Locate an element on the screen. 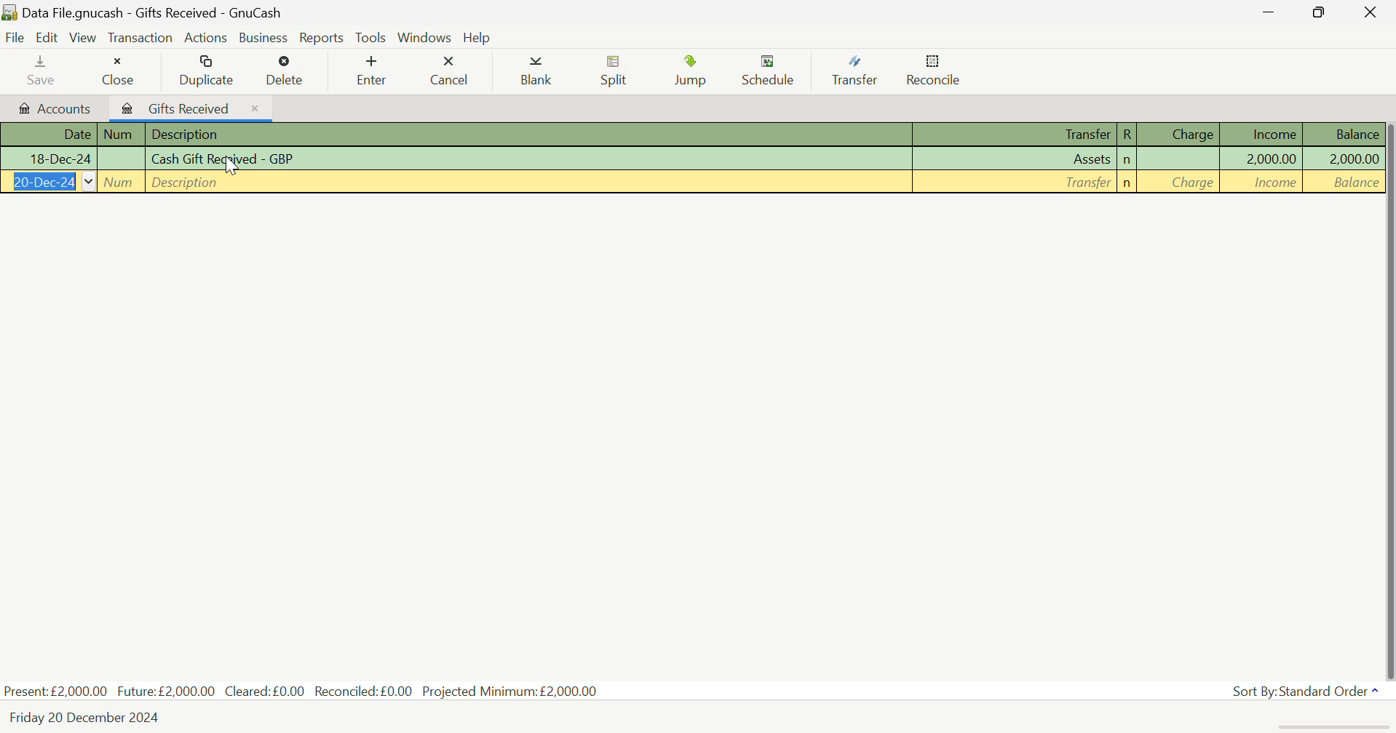  Assets is located at coordinates (1017, 160).